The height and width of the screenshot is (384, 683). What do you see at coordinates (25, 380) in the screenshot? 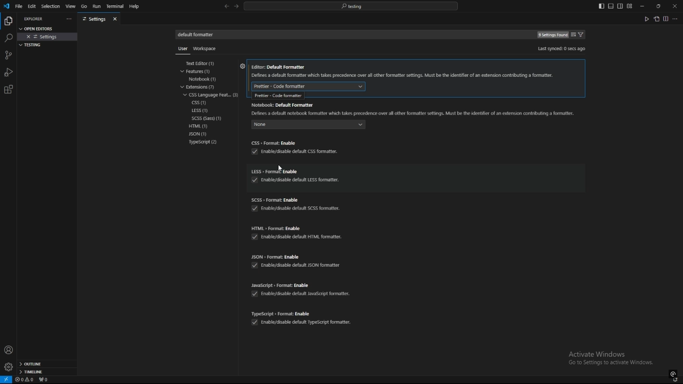
I see `errors` at bounding box center [25, 380].